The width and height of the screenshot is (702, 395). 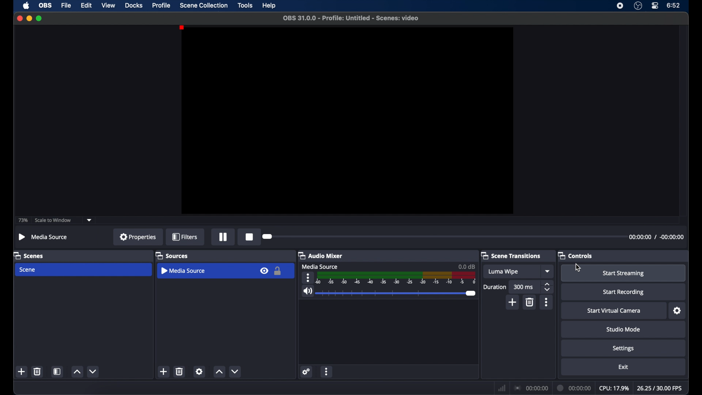 I want to click on mediasource, so click(x=43, y=237).